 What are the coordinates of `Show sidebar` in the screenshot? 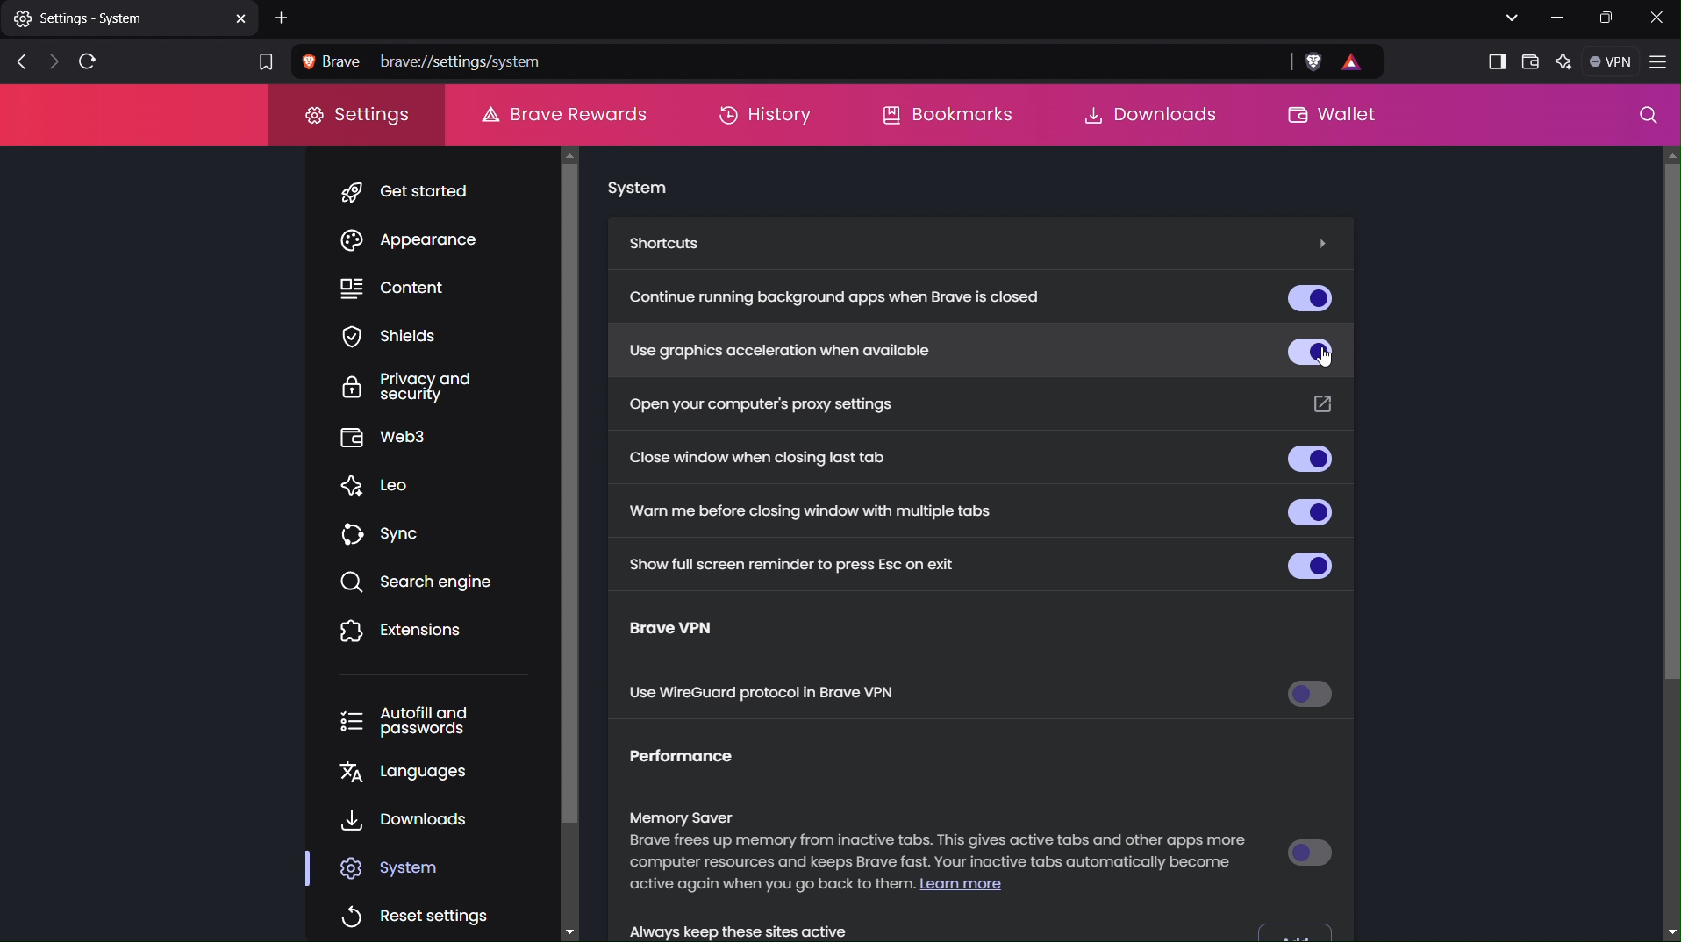 It's located at (1496, 62).